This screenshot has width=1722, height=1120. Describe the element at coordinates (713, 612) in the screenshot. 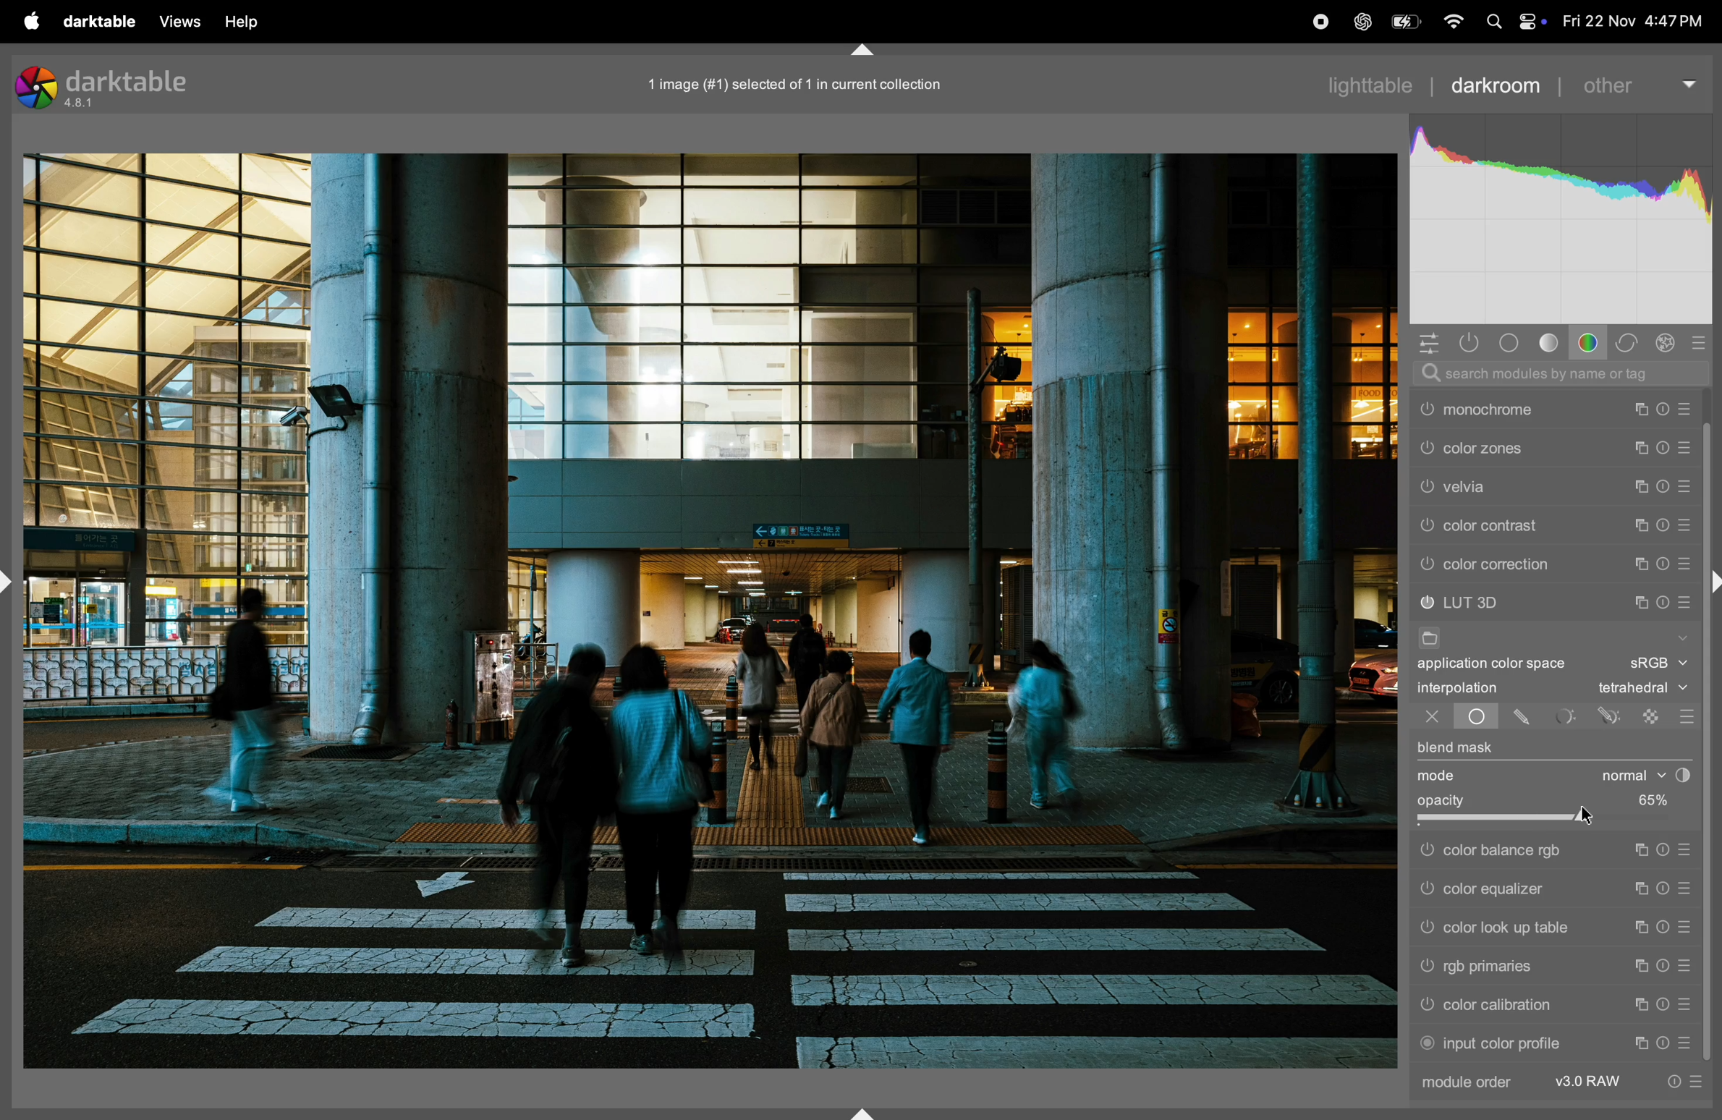

I see `image` at that location.